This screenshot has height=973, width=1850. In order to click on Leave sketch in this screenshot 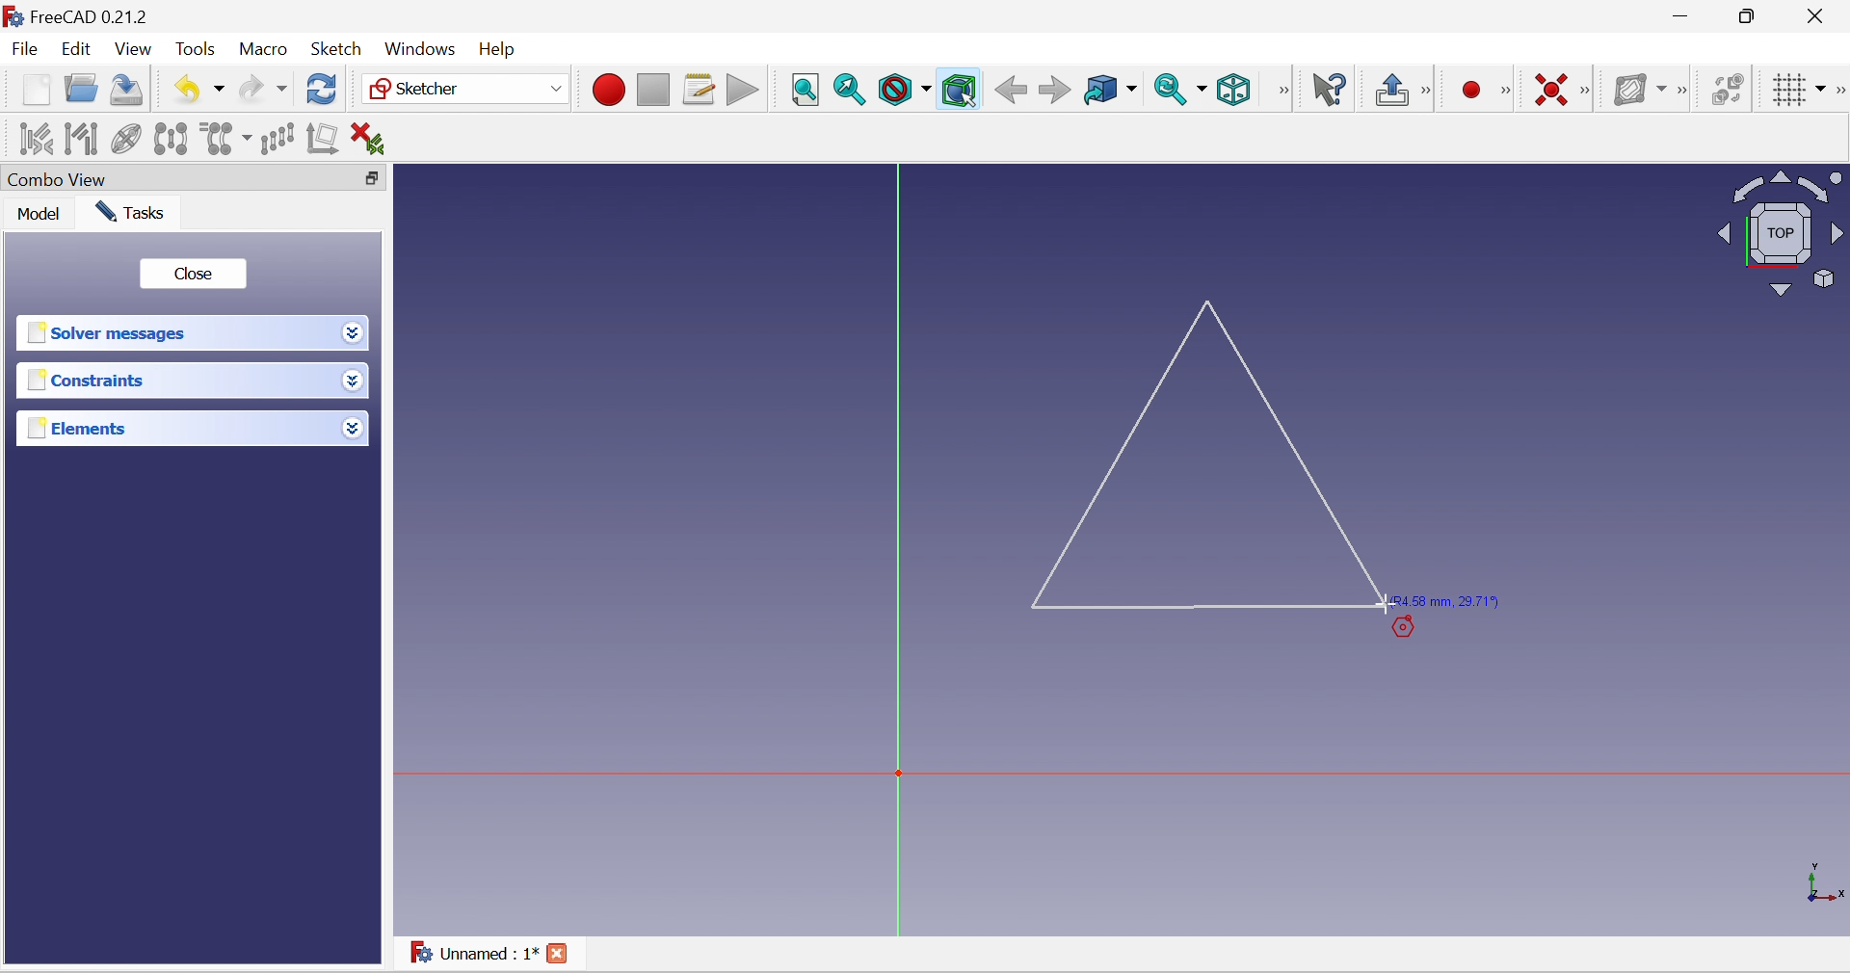, I will do `click(1393, 92)`.